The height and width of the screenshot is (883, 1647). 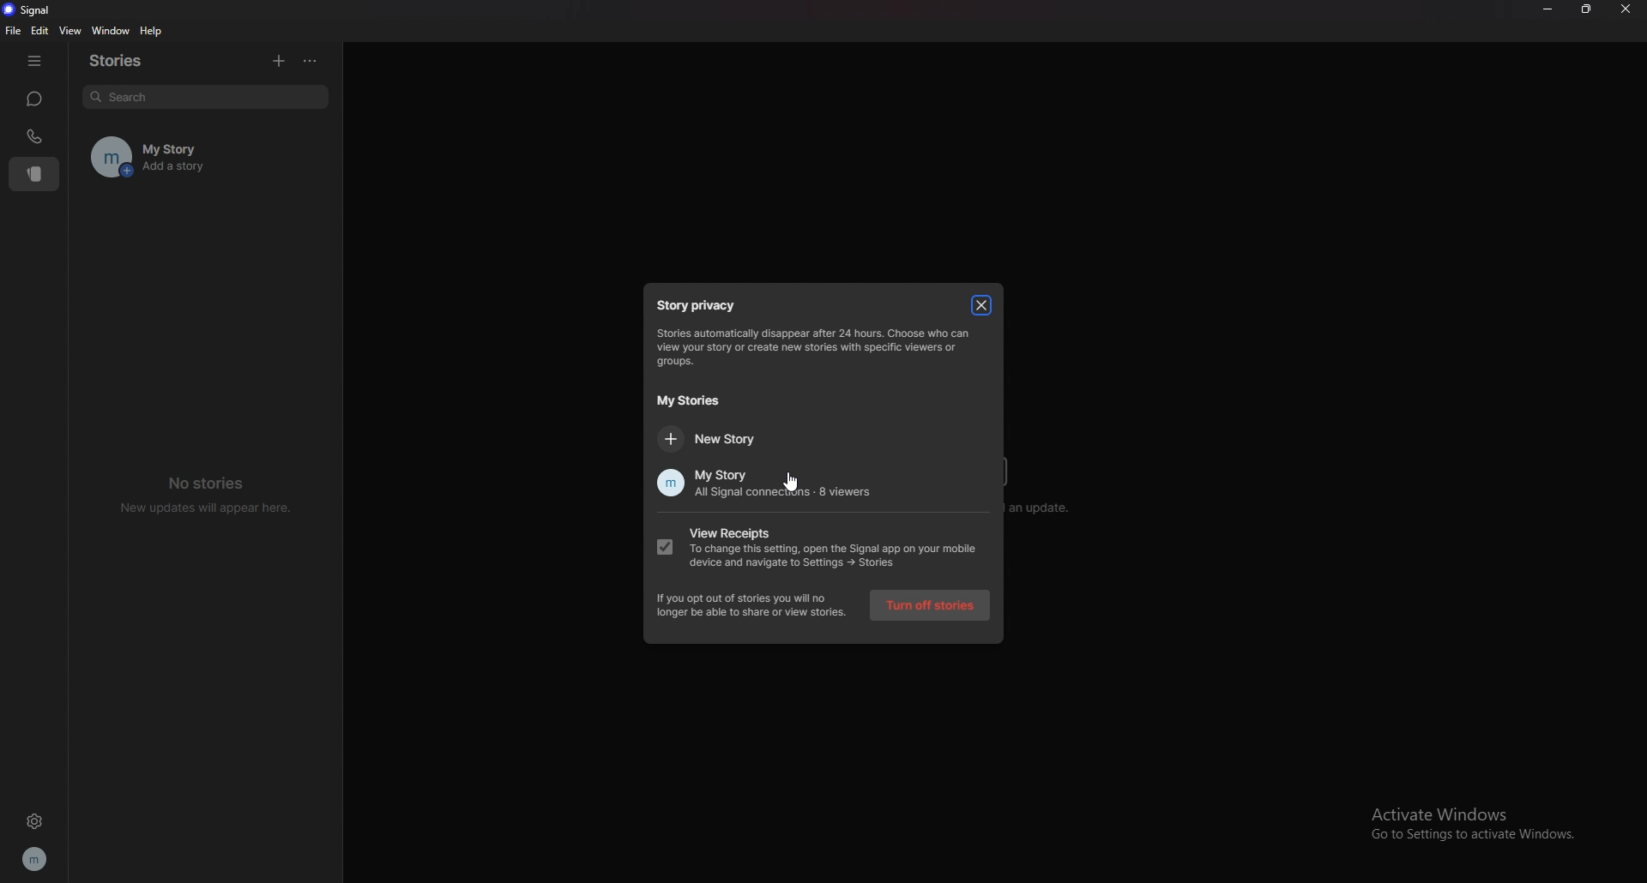 What do you see at coordinates (39, 30) in the screenshot?
I see `edit` at bounding box center [39, 30].